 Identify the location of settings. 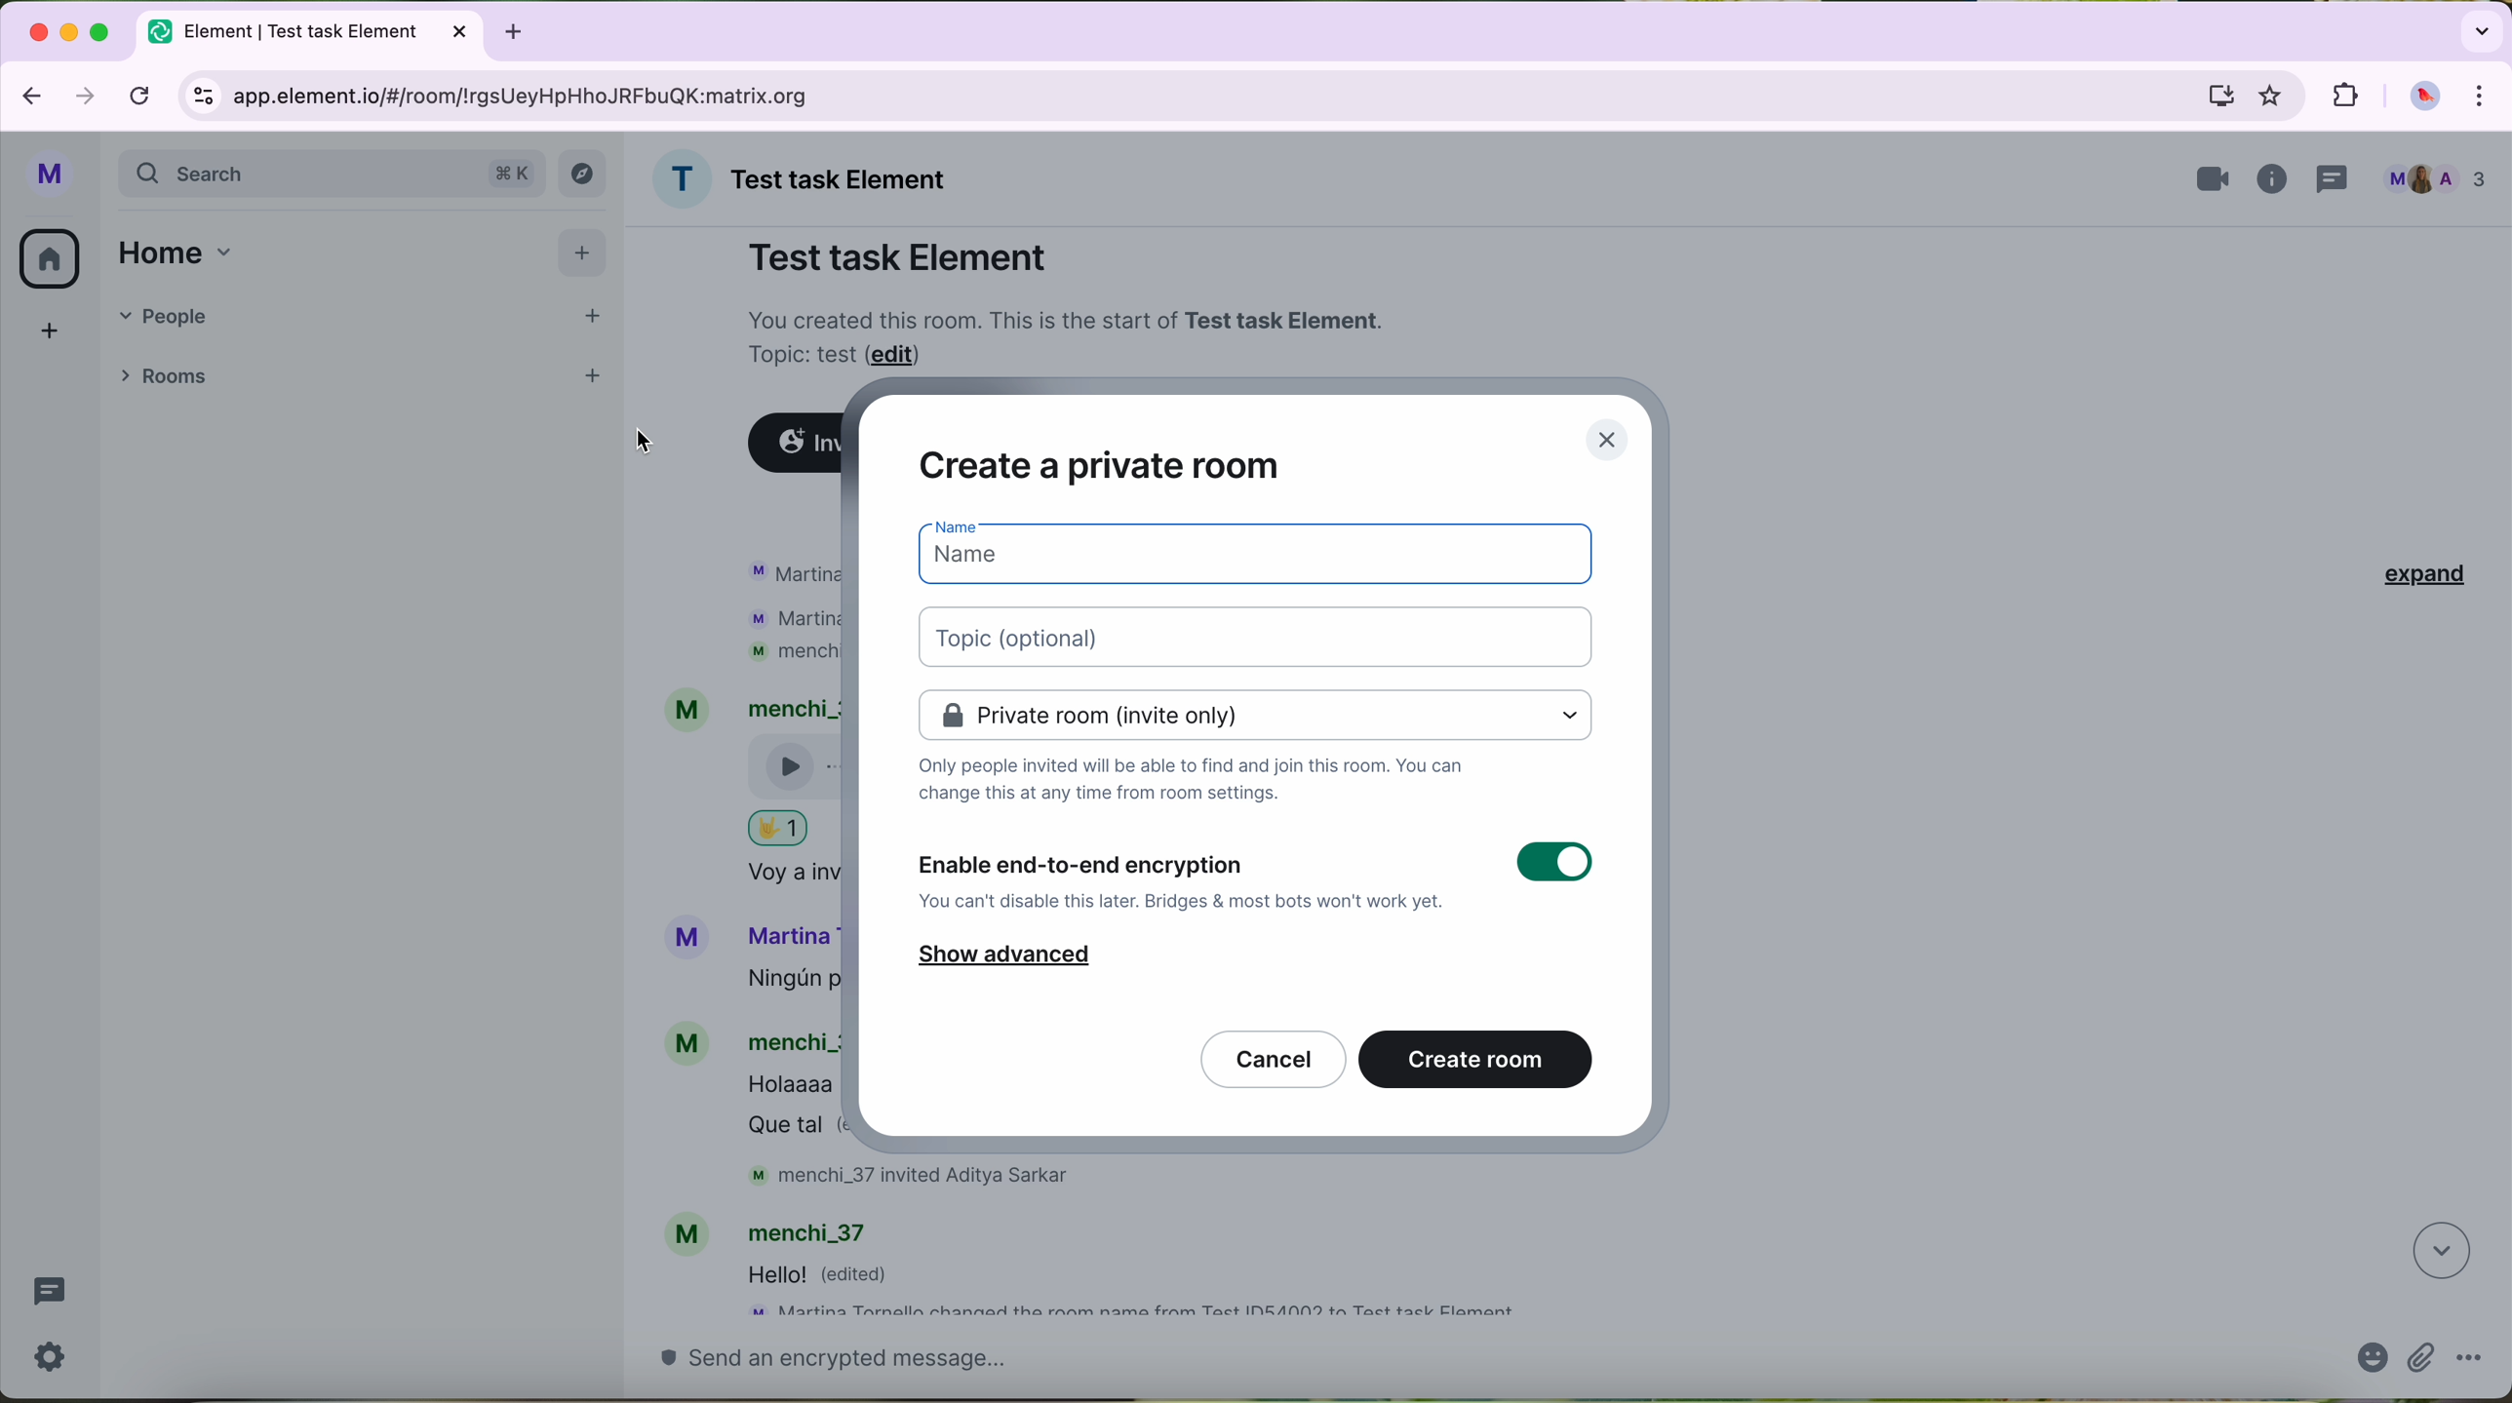
(58, 1357).